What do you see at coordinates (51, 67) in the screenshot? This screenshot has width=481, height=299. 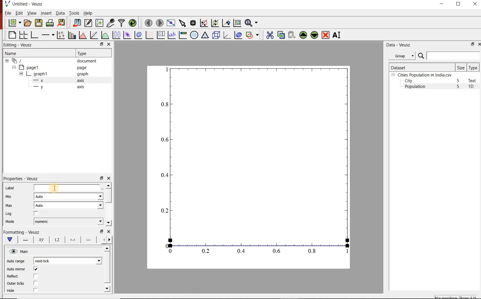 I see `page1` at bounding box center [51, 67].